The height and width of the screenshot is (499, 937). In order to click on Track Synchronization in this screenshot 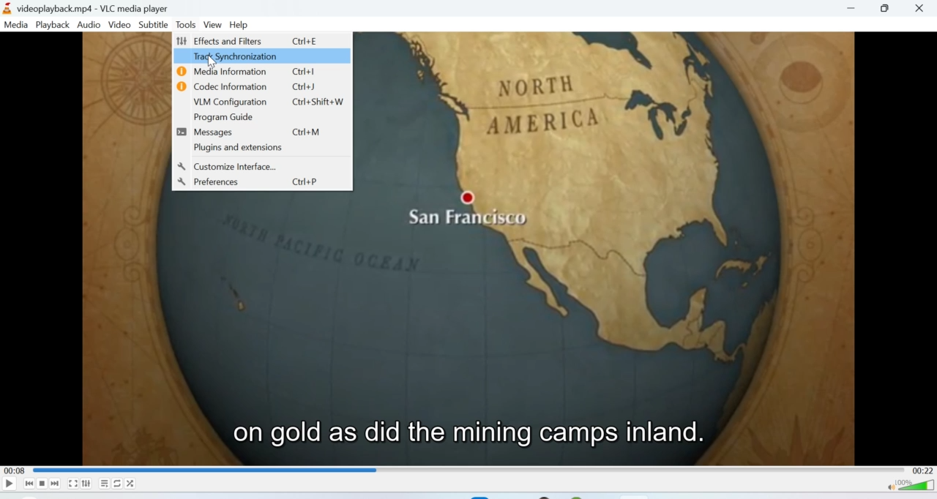, I will do `click(244, 56)`.